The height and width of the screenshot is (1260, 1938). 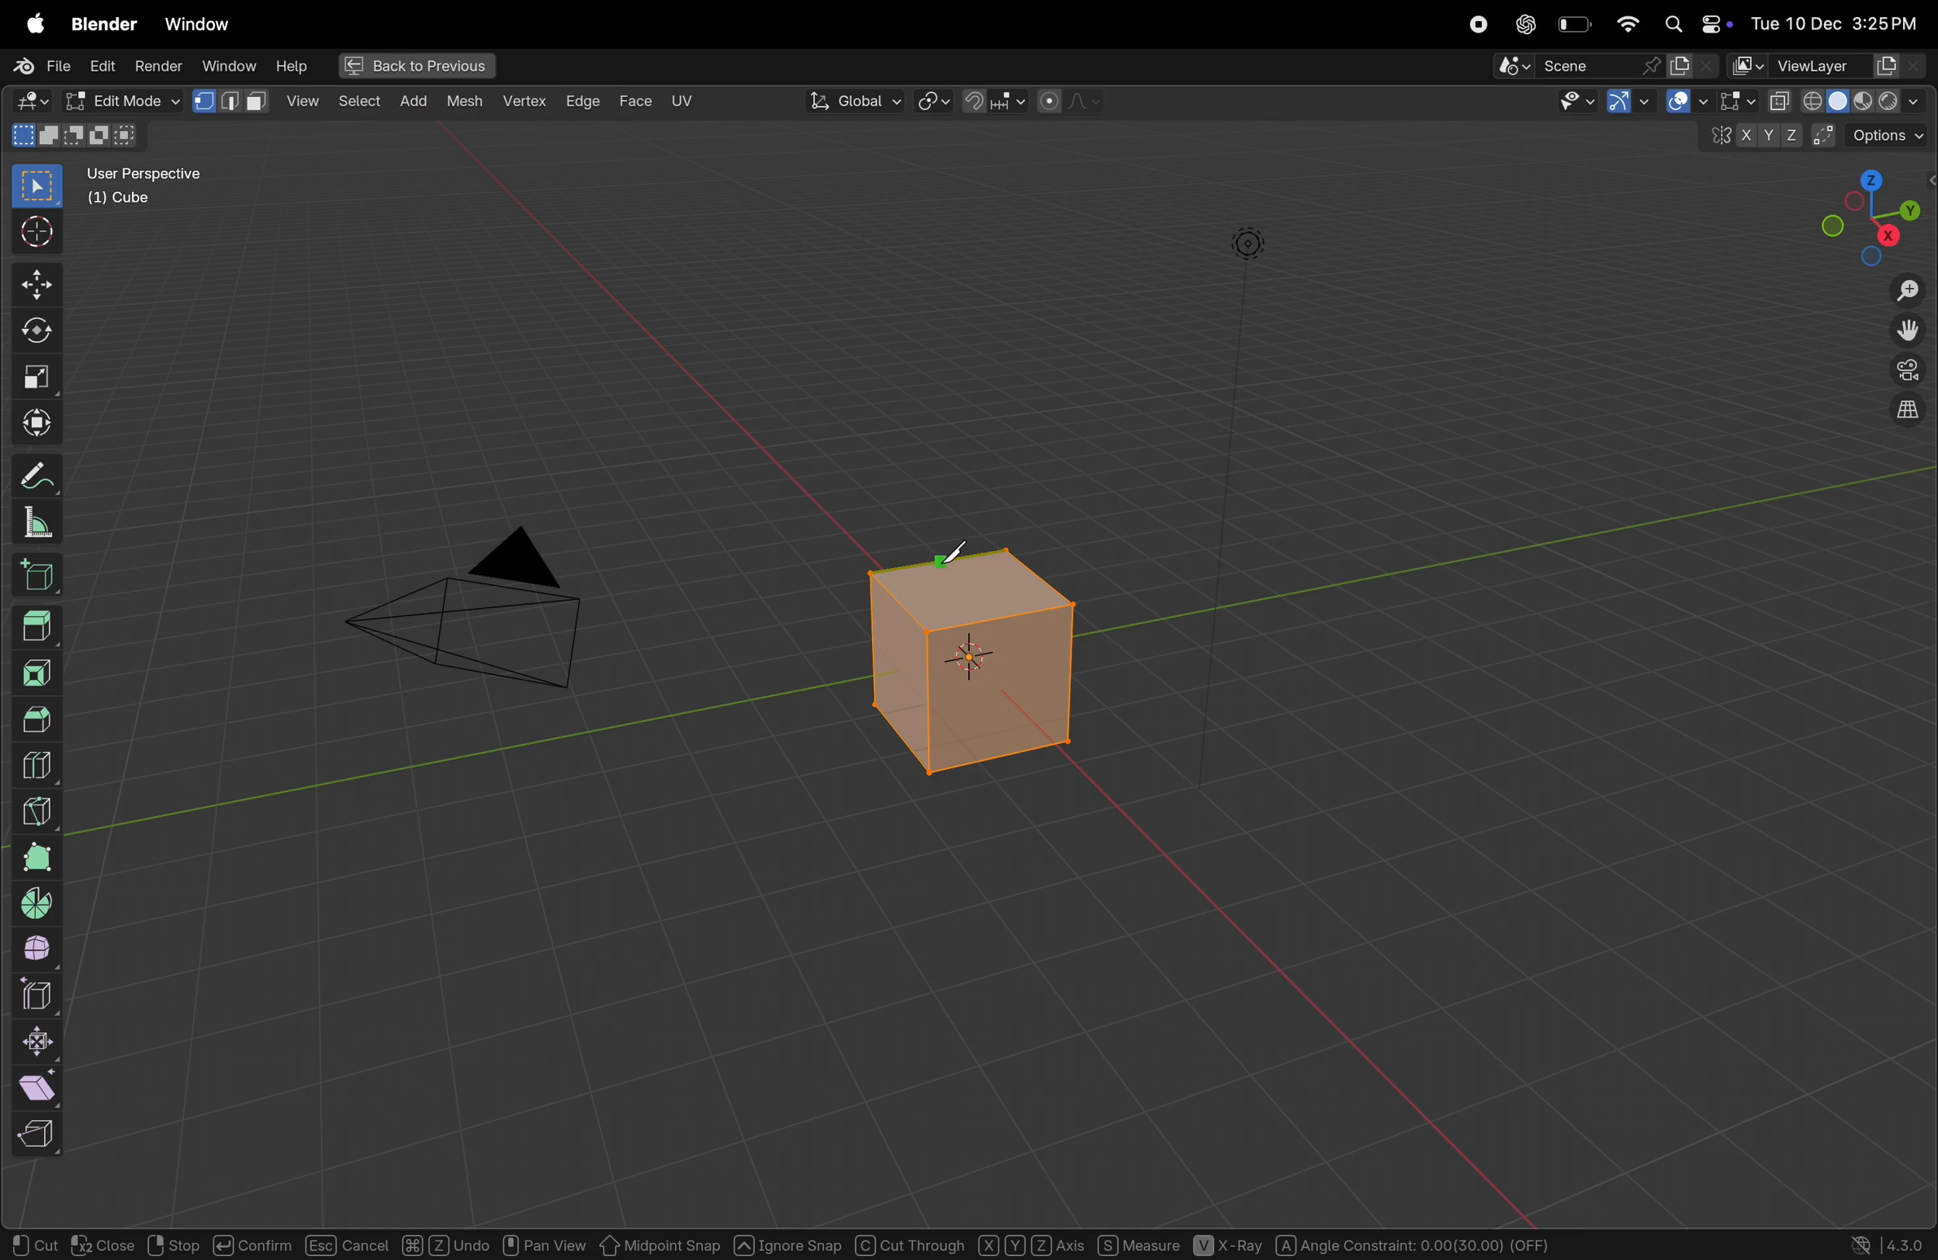 What do you see at coordinates (235, 100) in the screenshot?
I see `View` at bounding box center [235, 100].